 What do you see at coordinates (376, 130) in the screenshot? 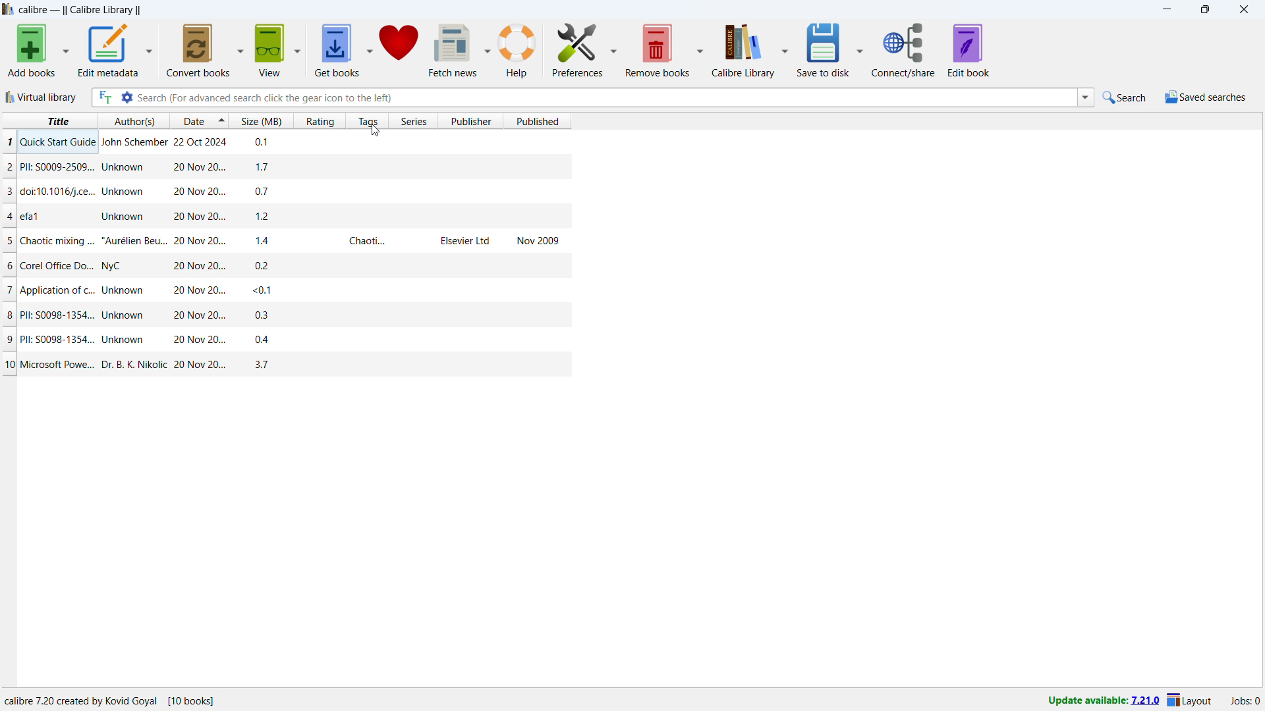
I see `cursor` at bounding box center [376, 130].